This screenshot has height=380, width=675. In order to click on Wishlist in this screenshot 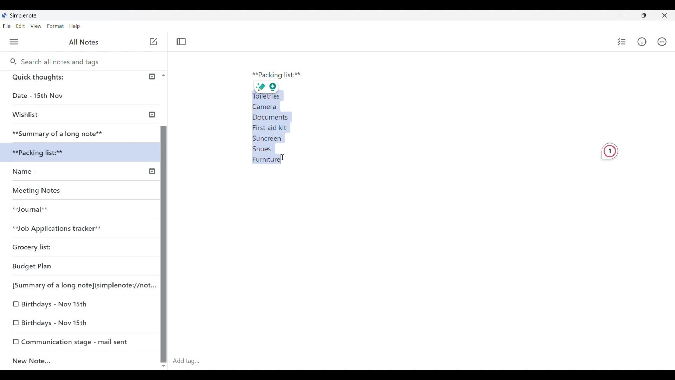, I will do `click(60, 115)`.